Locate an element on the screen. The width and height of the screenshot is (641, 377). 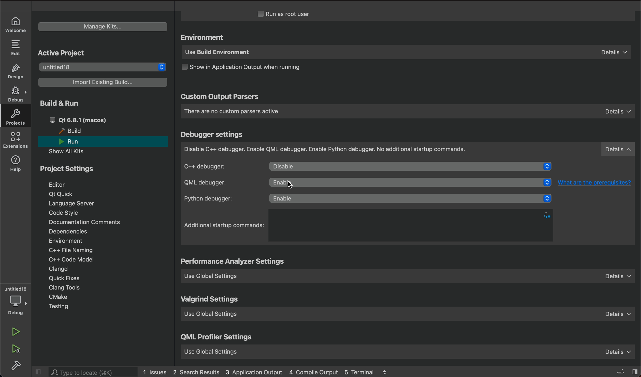
environment is located at coordinates (204, 38).